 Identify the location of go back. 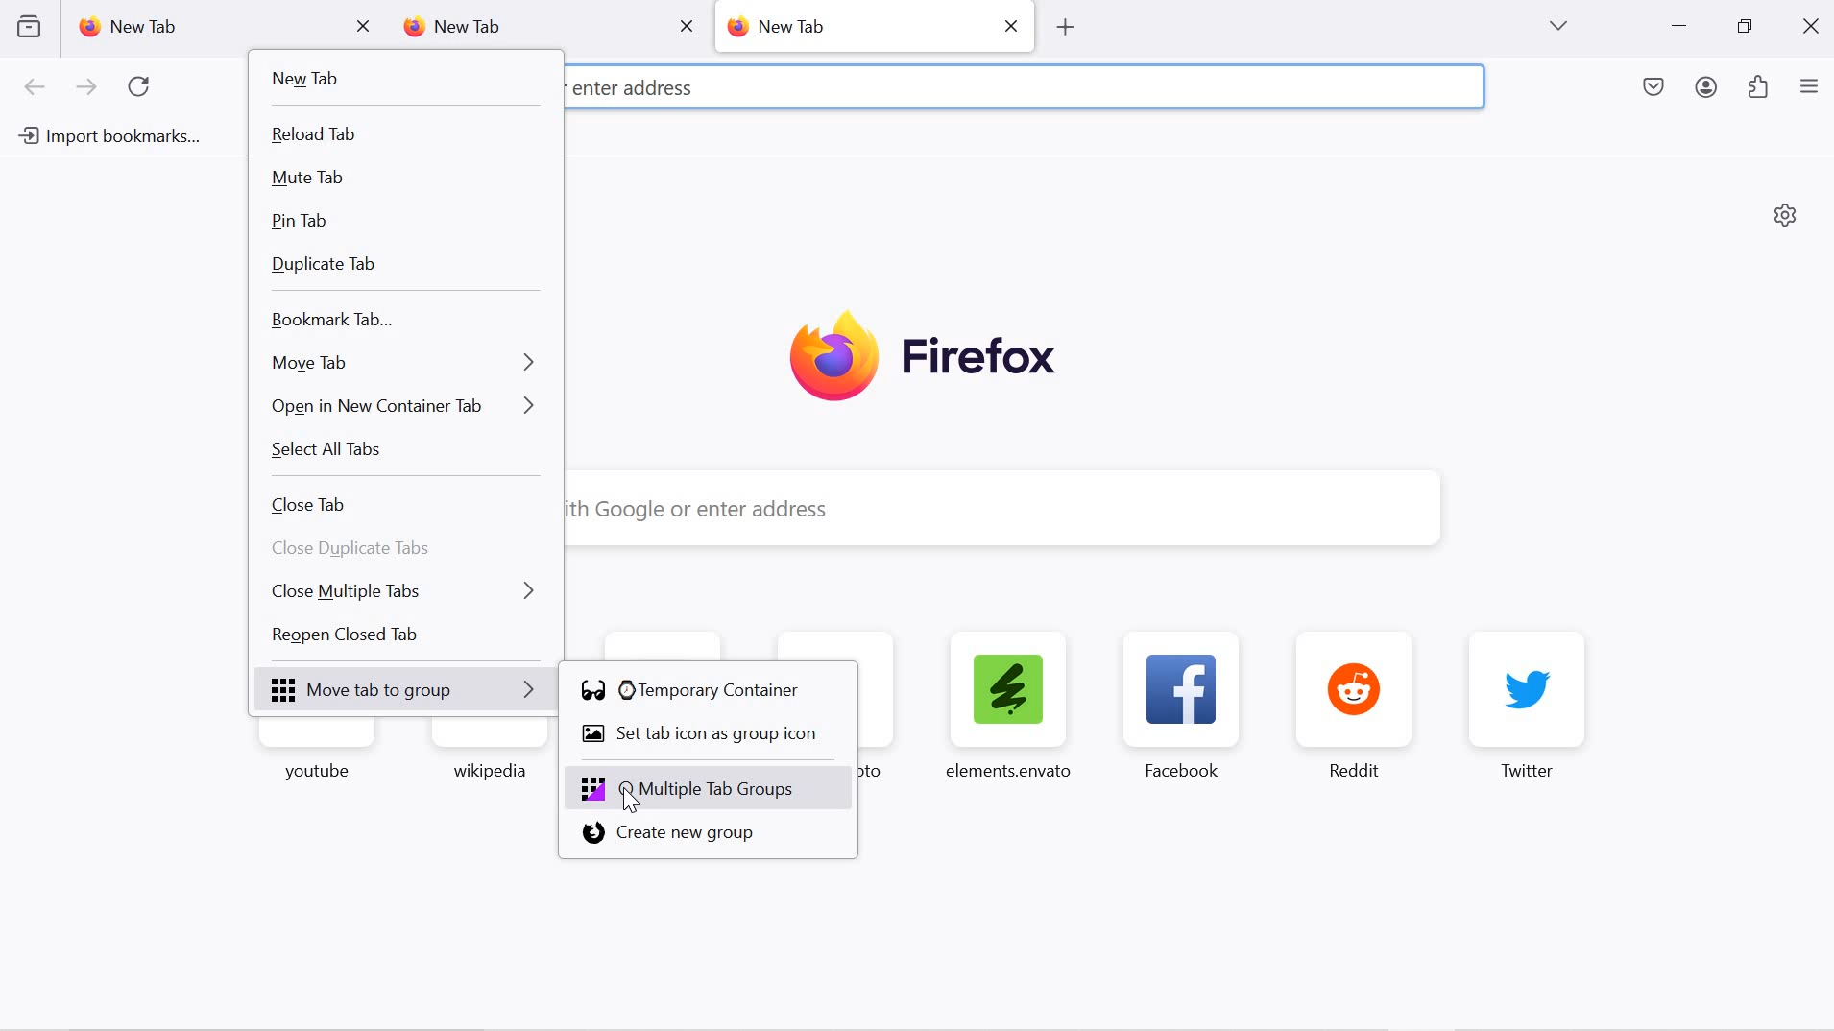
(36, 88).